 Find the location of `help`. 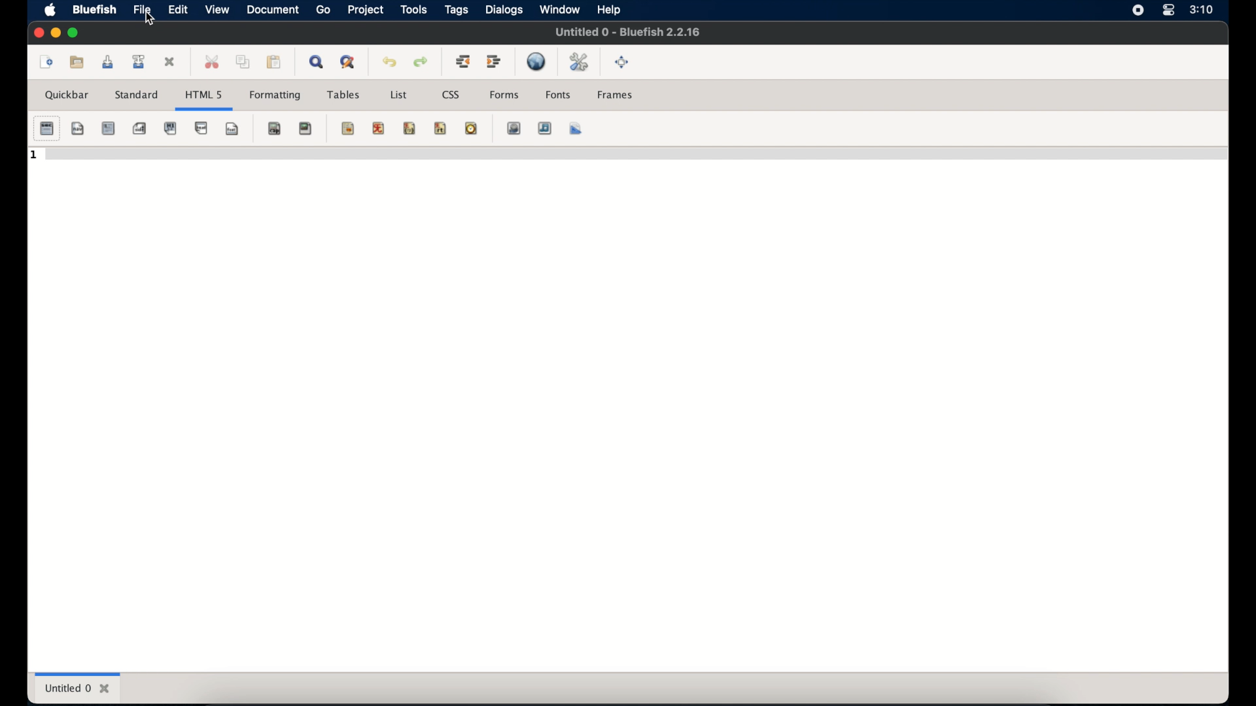

help is located at coordinates (609, 10).